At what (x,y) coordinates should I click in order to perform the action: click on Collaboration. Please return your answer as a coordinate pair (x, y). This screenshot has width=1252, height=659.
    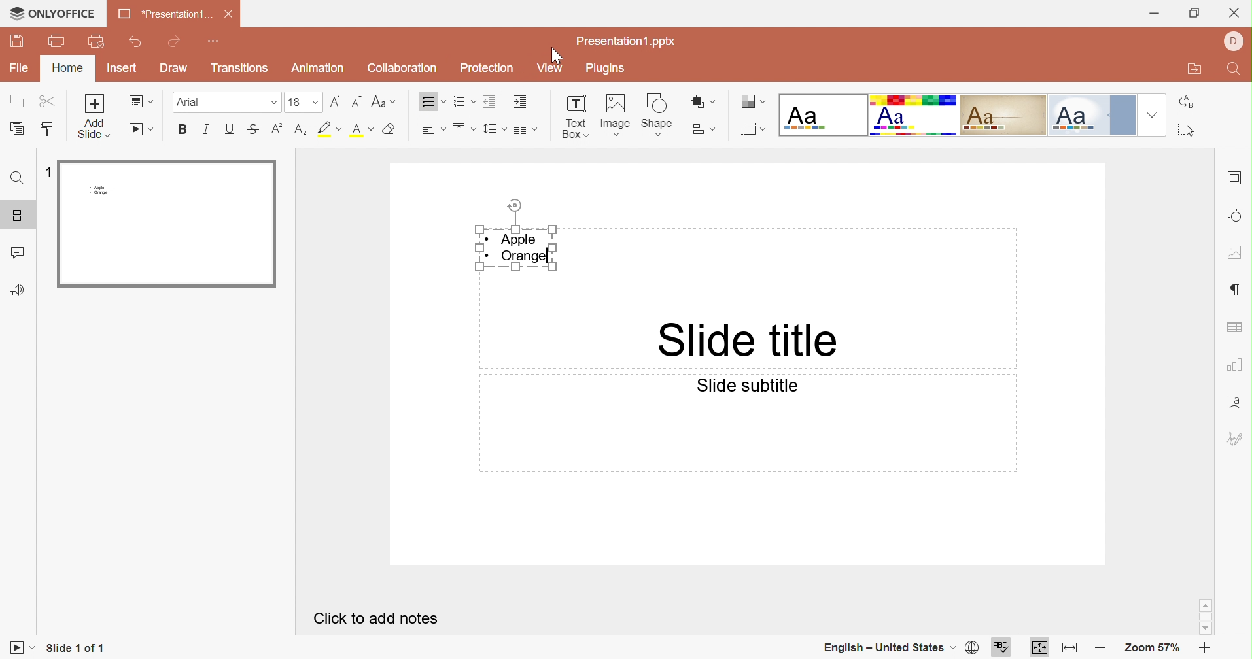
    Looking at the image, I should click on (402, 68).